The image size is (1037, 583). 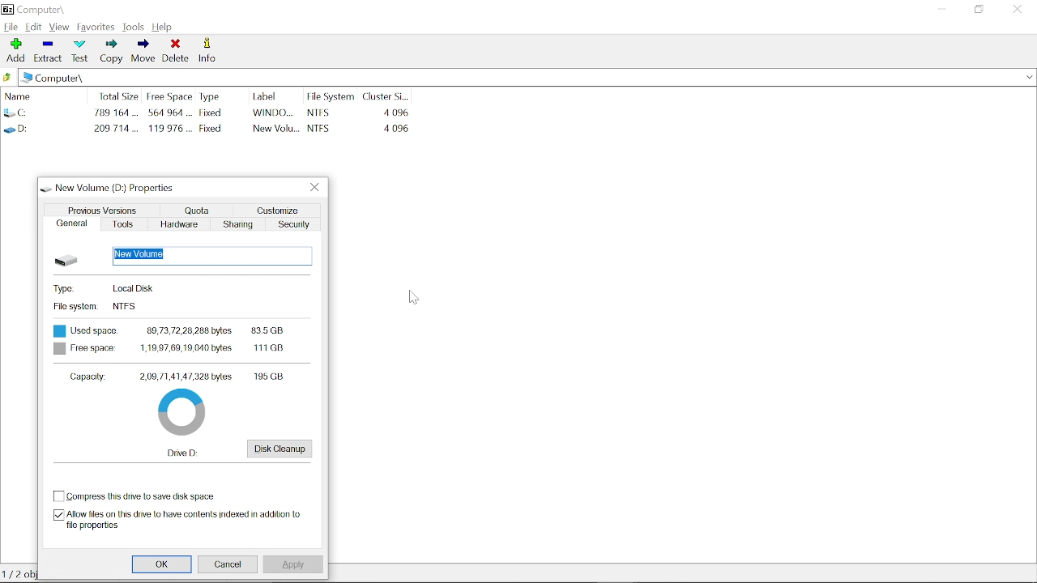 I want to click on sharing, so click(x=241, y=224).